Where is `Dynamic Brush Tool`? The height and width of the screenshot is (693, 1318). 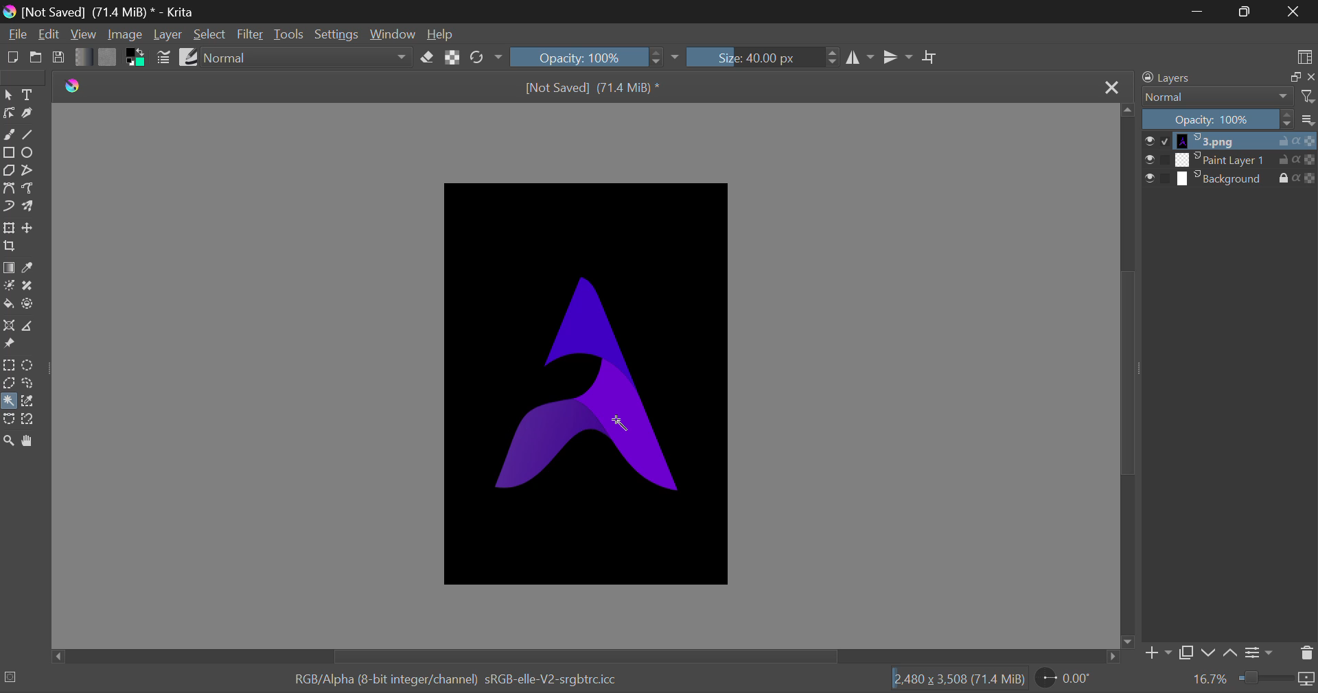
Dynamic Brush Tool is located at coordinates (10, 207).